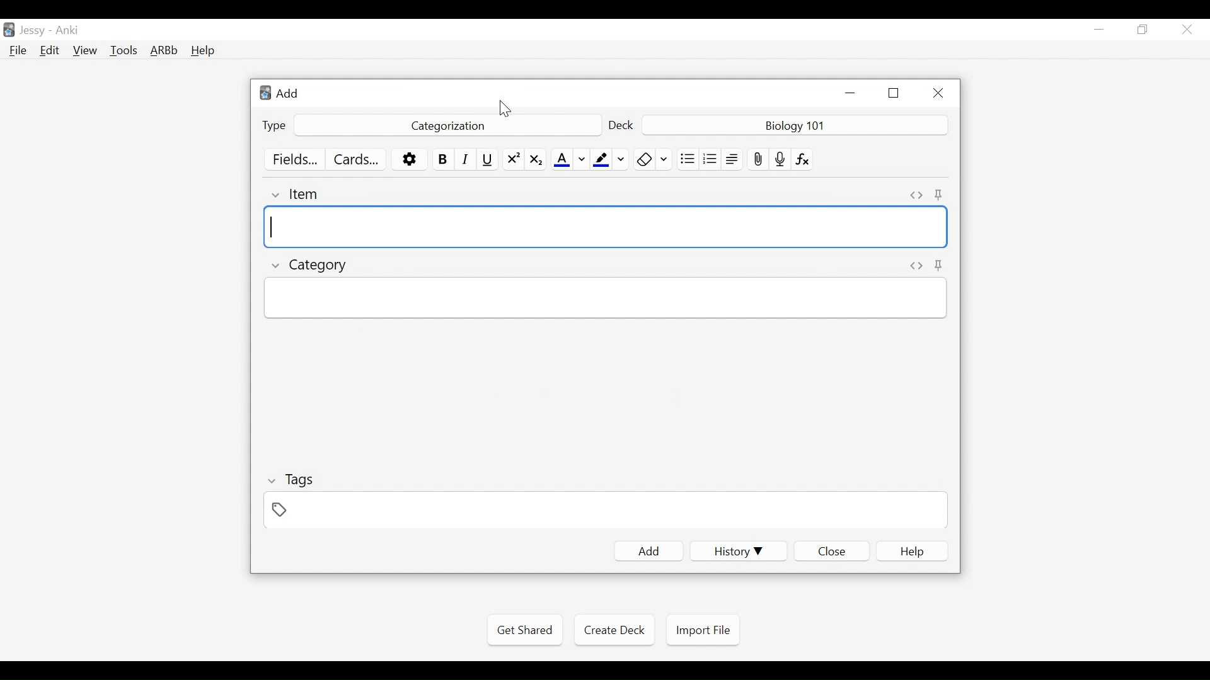  What do you see at coordinates (9, 30) in the screenshot?
I see `Anki Desktop icon` at bounding box center [9, 30].